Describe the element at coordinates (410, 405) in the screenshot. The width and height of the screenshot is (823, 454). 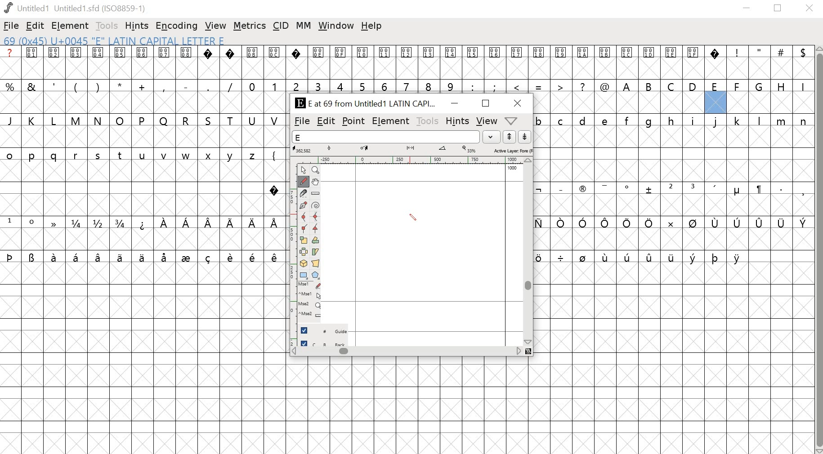
I see `empty cells` at that location.